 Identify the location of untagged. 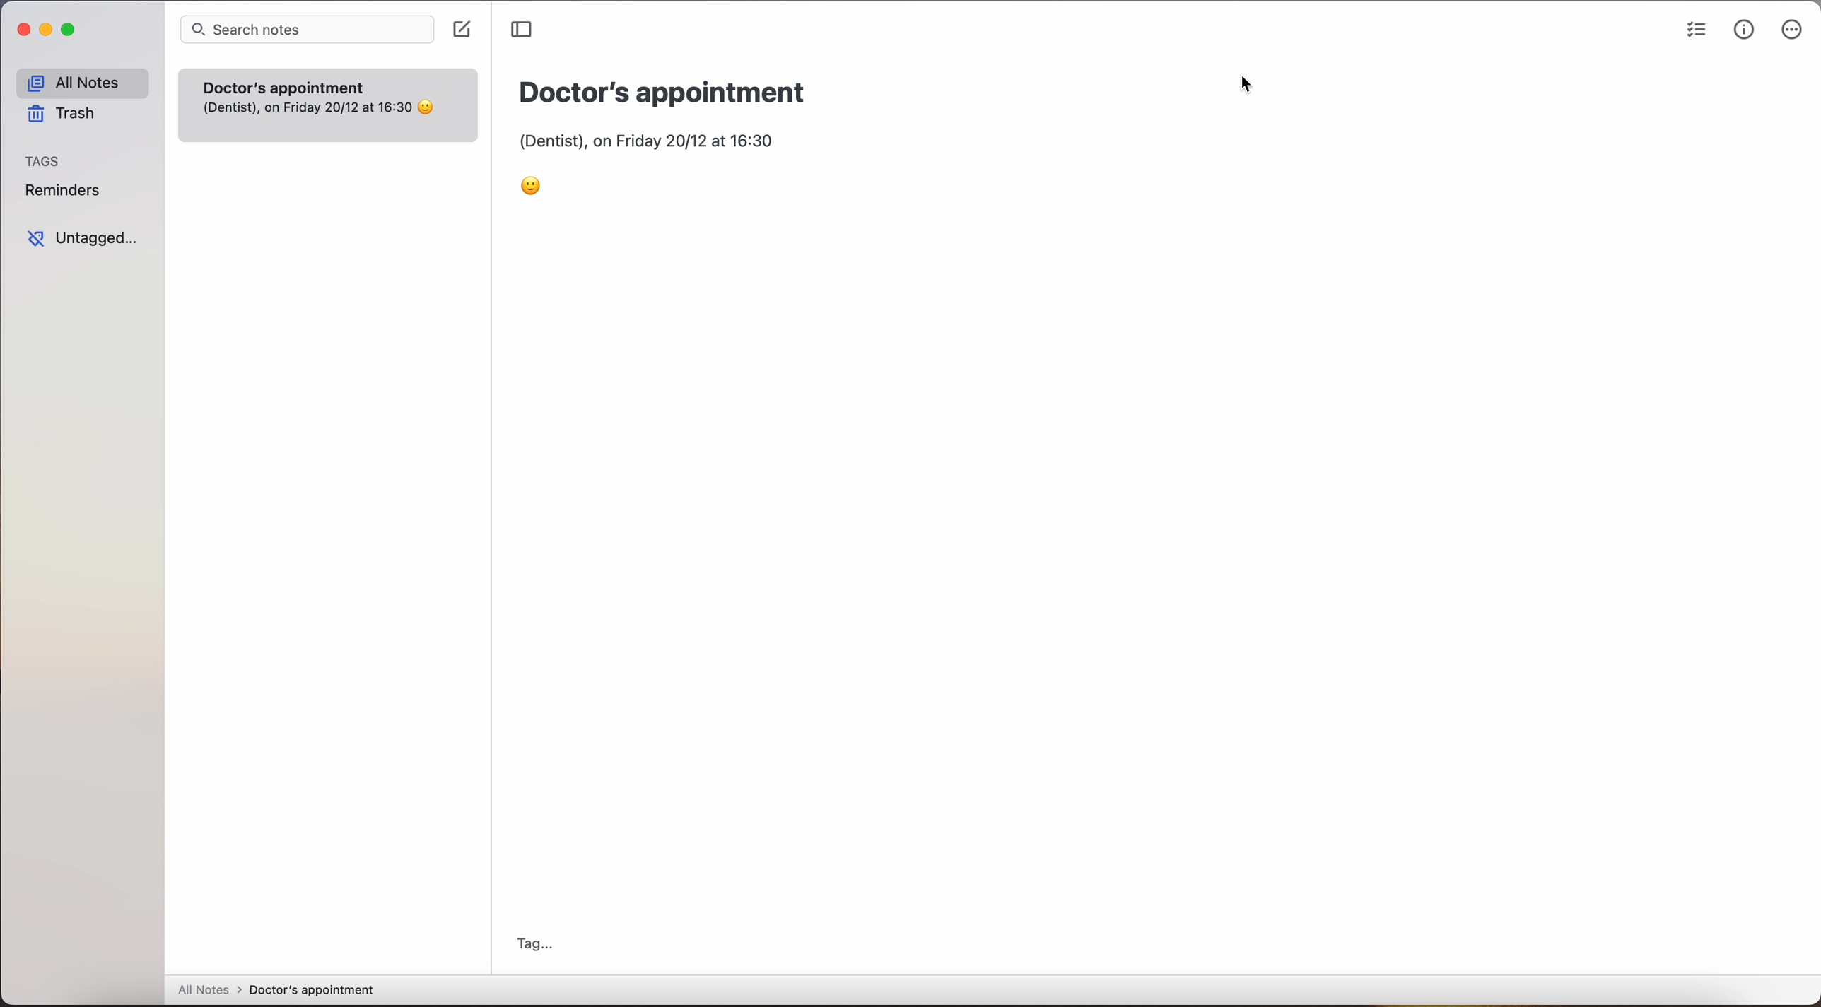
(86, 238).